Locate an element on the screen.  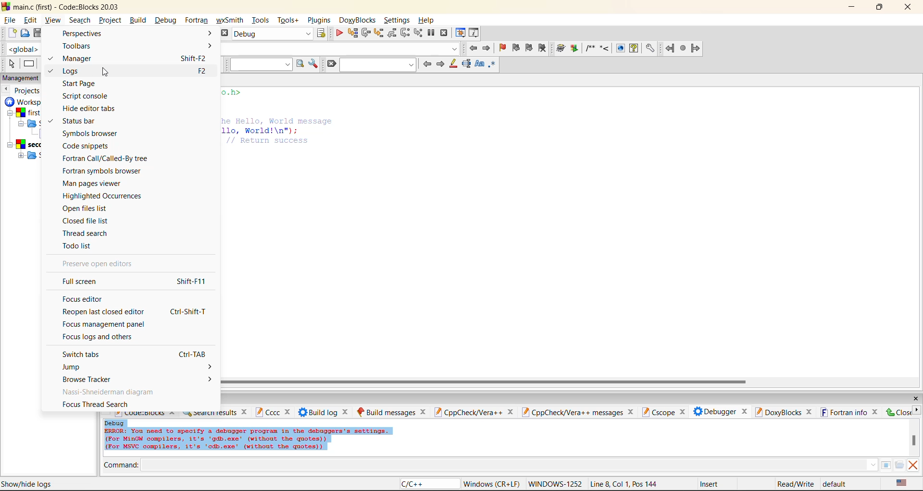
next is located at coordinates (917, 410).